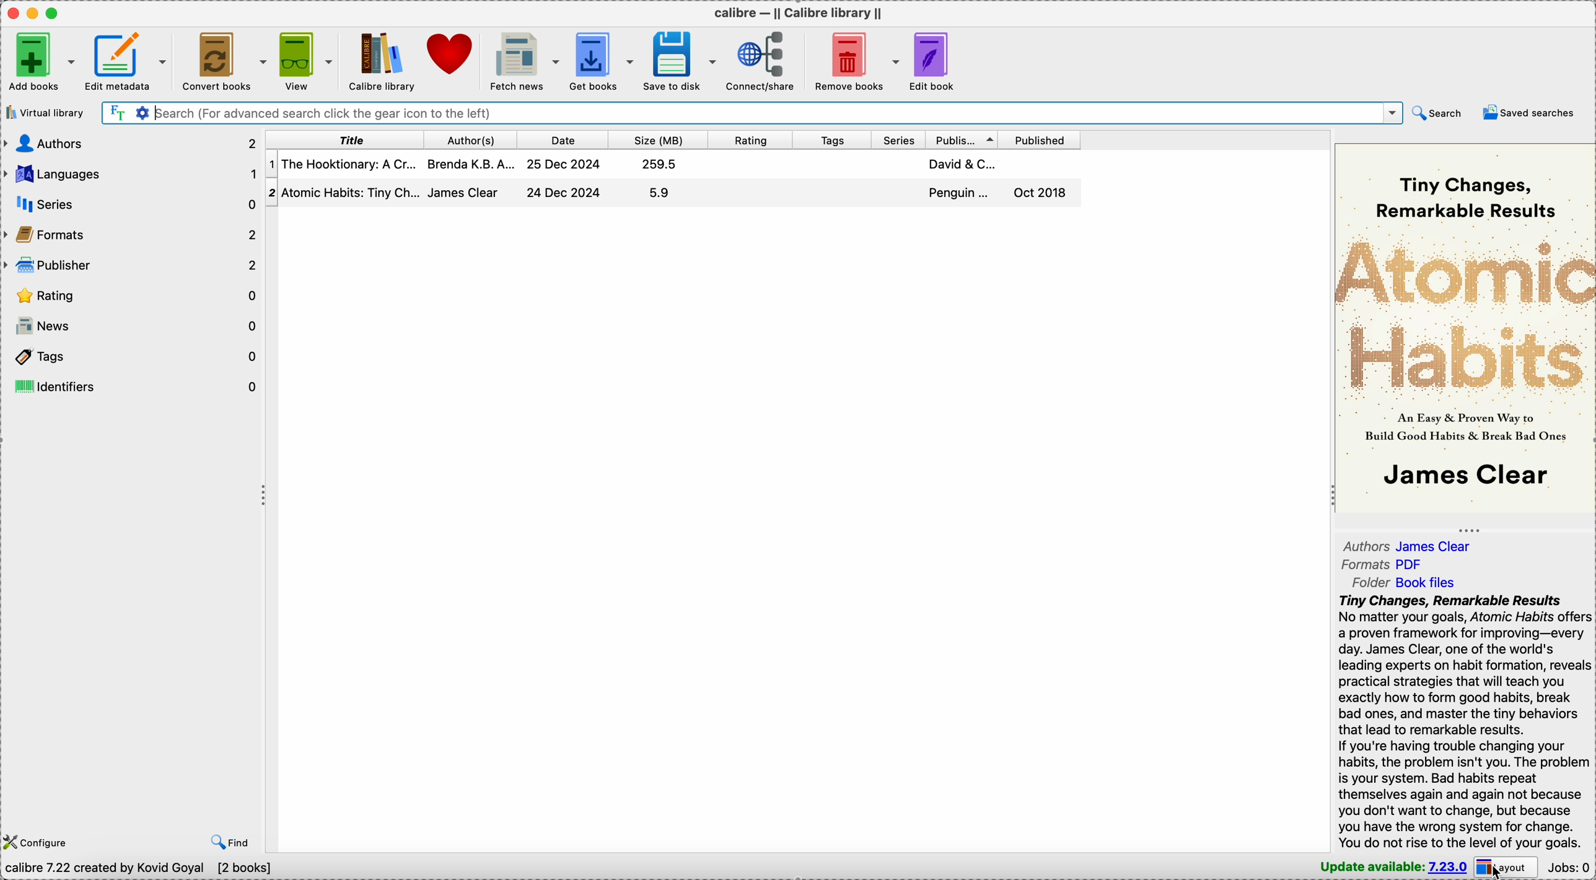 Image resolution: width=1596 pixels, height=880 pixels. I want to click on size, so click(659, 139).